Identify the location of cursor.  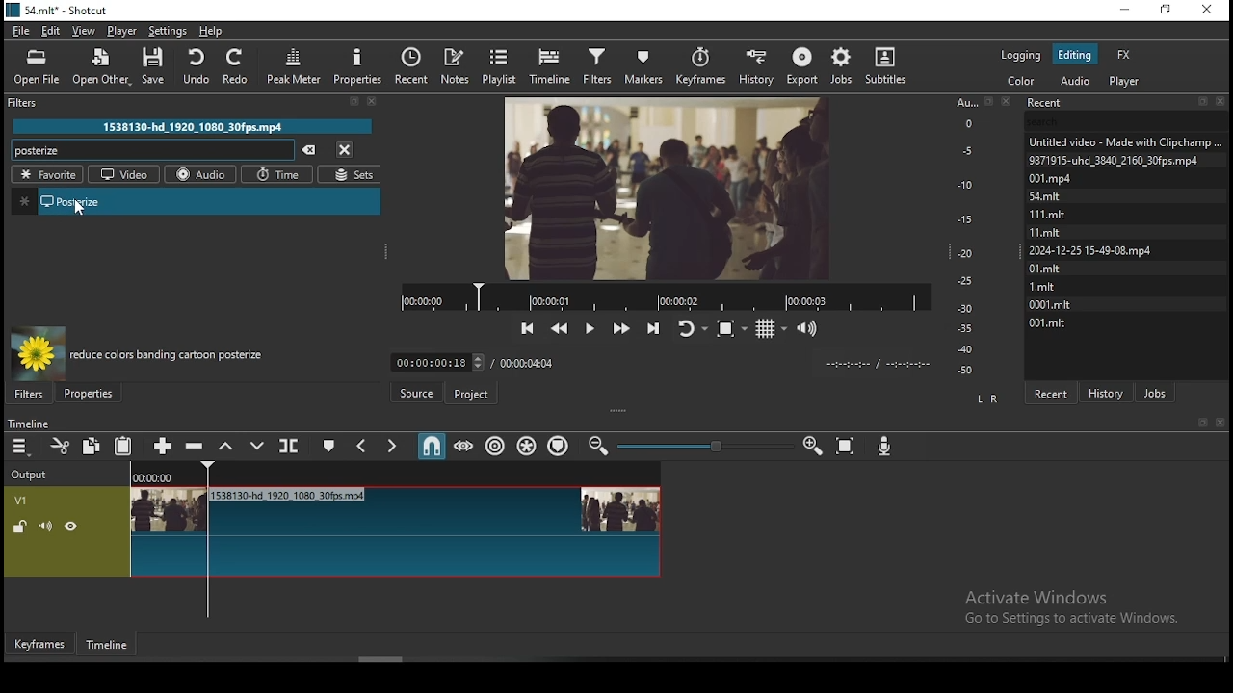
(80, 208).